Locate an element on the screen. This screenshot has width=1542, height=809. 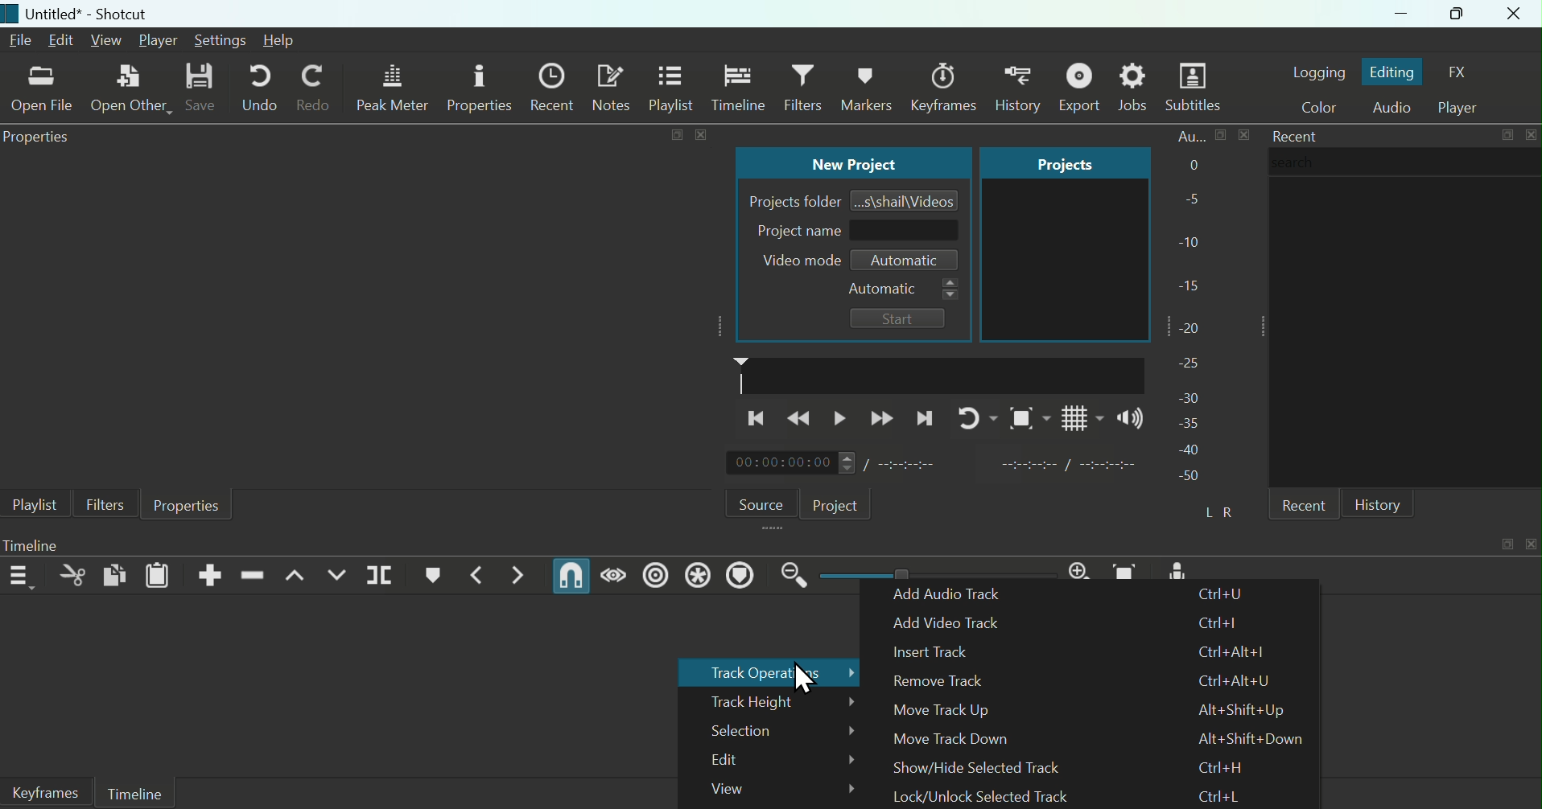
Insert Track is located at coordinates (958, 652).